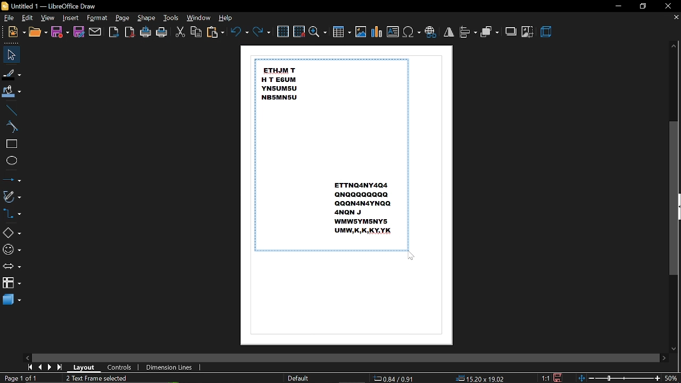 Image resolution: width=681 pixels, height=383 pixels. I want to click on redo, so click(262, 32).